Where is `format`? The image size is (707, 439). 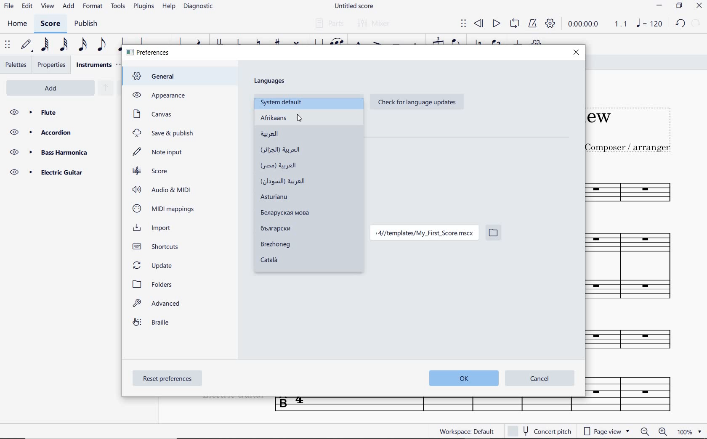
format is located at coordinates (93, 7).